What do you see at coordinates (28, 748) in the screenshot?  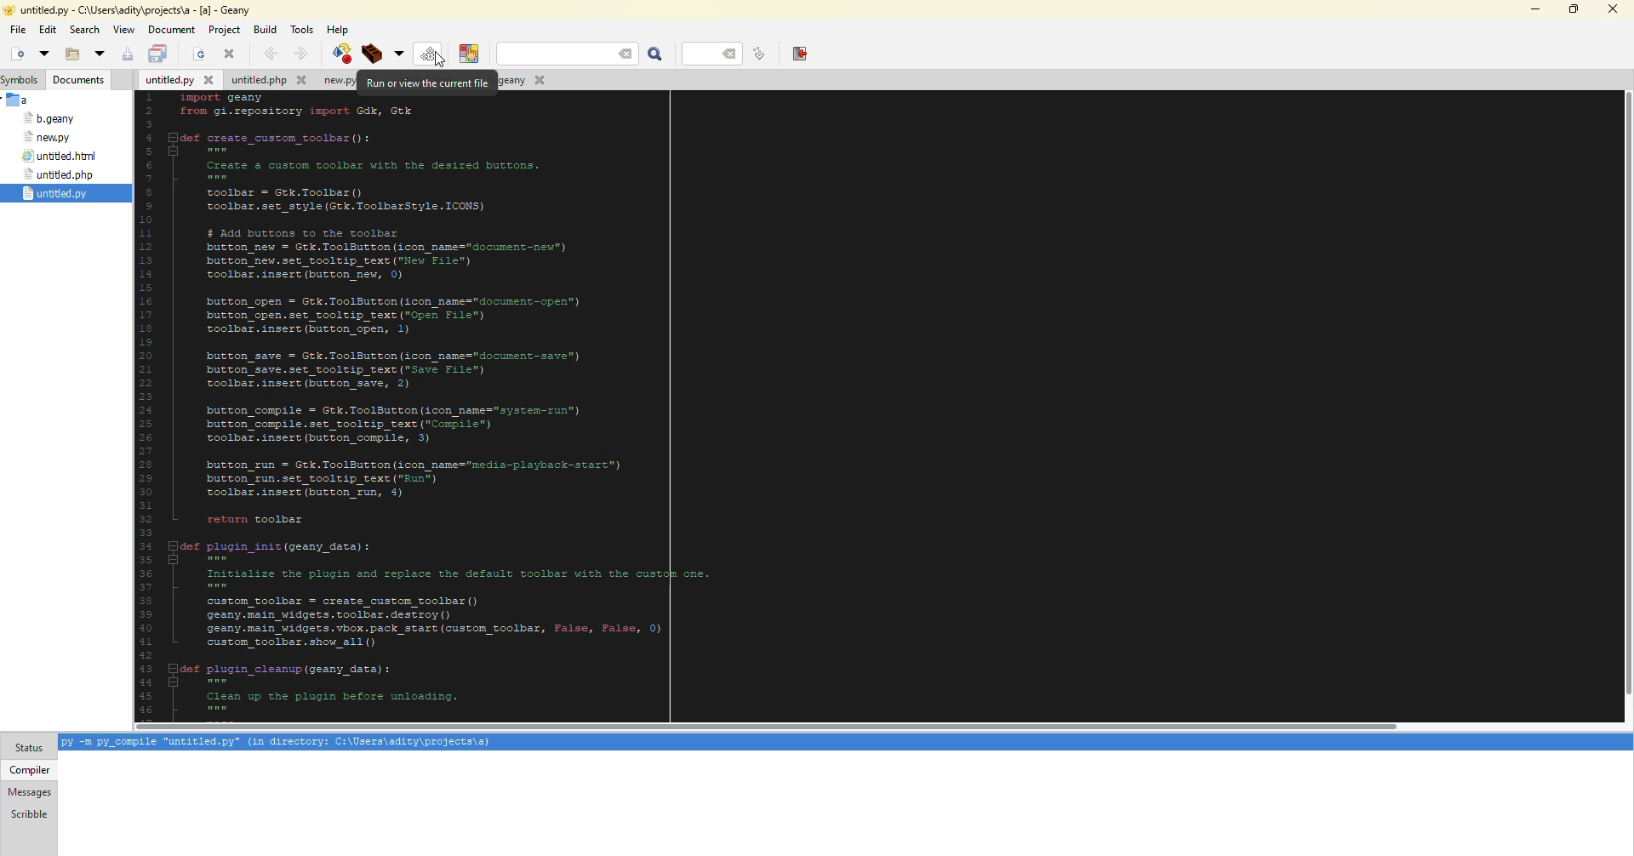 I see `status` at bounding box center [28, 748].